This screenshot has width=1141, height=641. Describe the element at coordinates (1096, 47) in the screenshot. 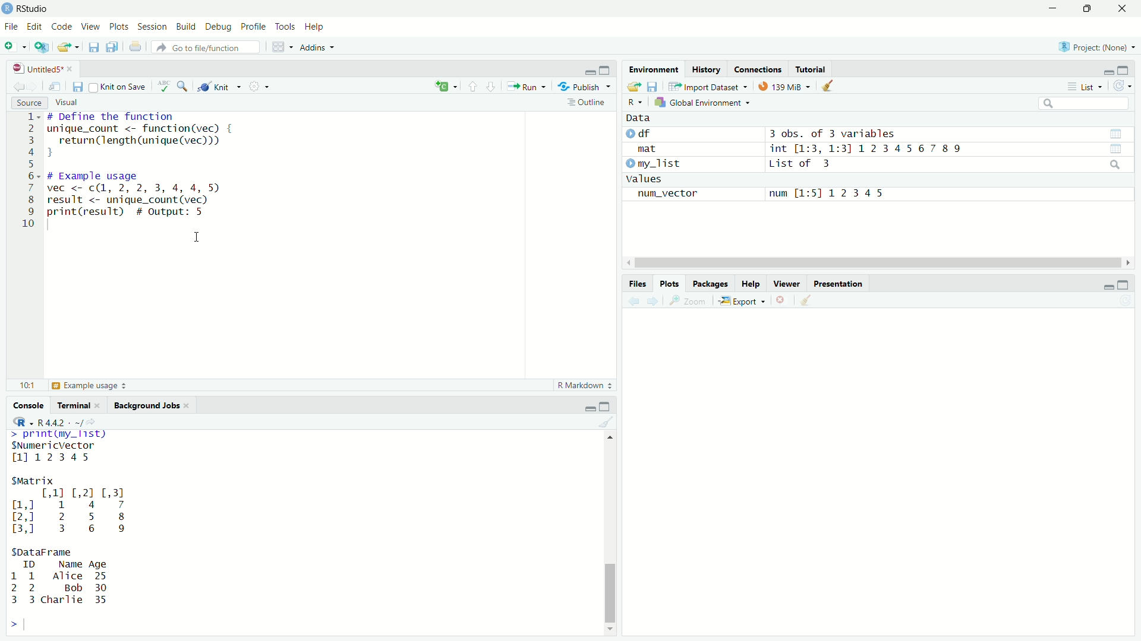

I see `Project(None)` at that location.